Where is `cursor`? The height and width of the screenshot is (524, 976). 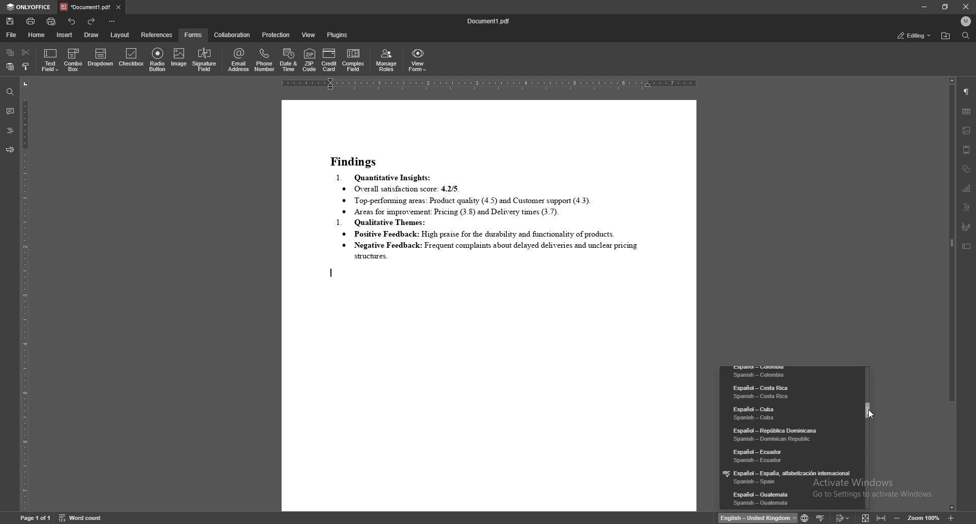 cursor is located at coordinates (870, 415).